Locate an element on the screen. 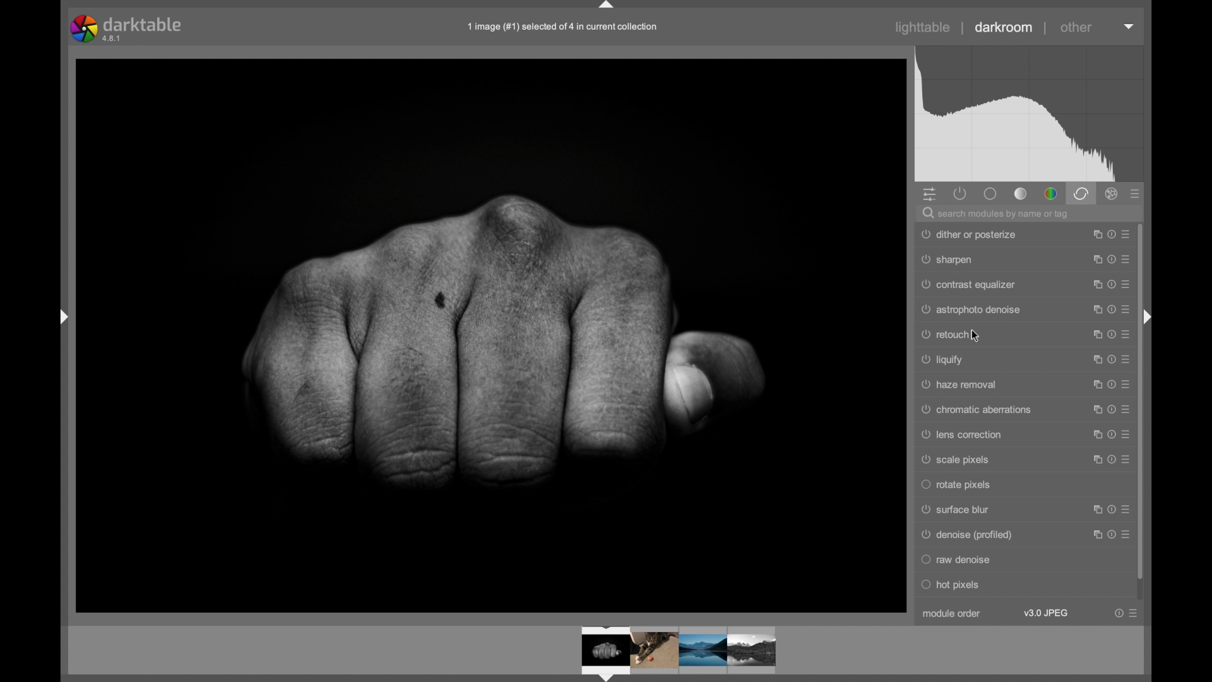 Image resolution: width=1212 pixels, height=682 pixels. more options is located at coordinates (1124, 336).